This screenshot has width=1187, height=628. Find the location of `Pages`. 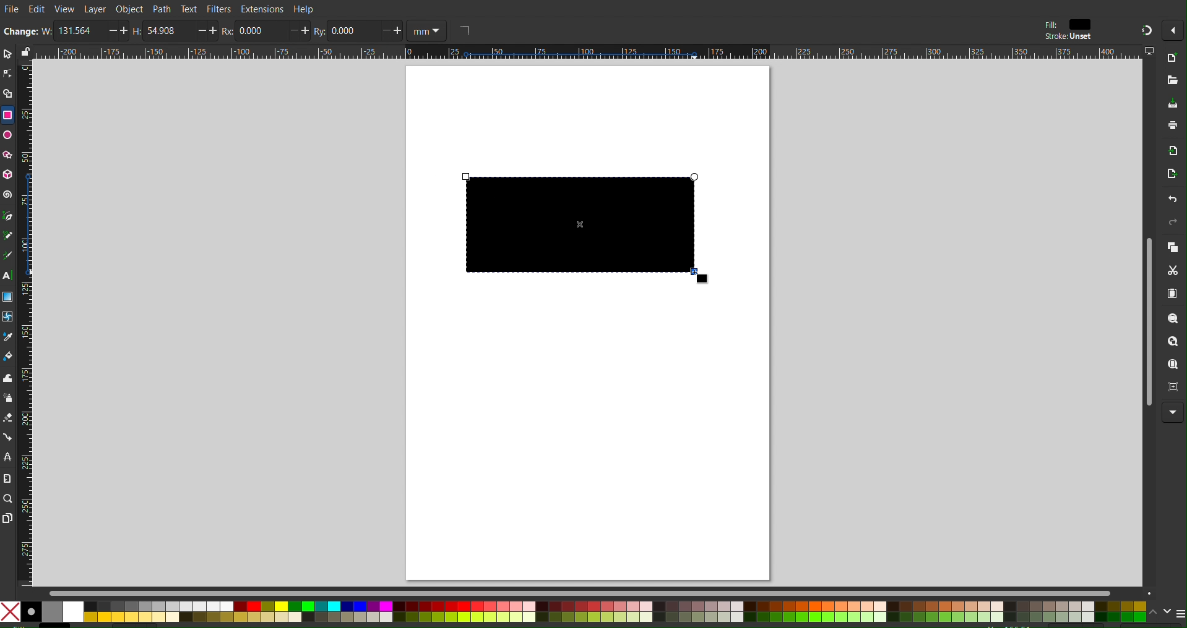

Pages is located at coordinates (7, 517).